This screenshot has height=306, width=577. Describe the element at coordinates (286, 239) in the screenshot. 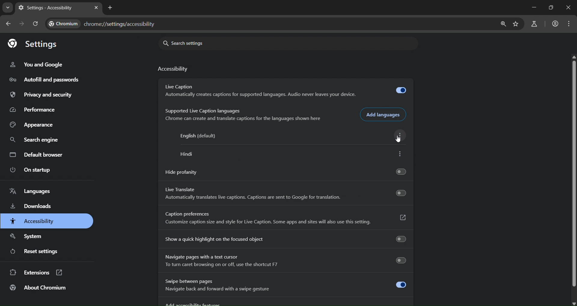

I see `show a quick highlight on the focused object` at that location.